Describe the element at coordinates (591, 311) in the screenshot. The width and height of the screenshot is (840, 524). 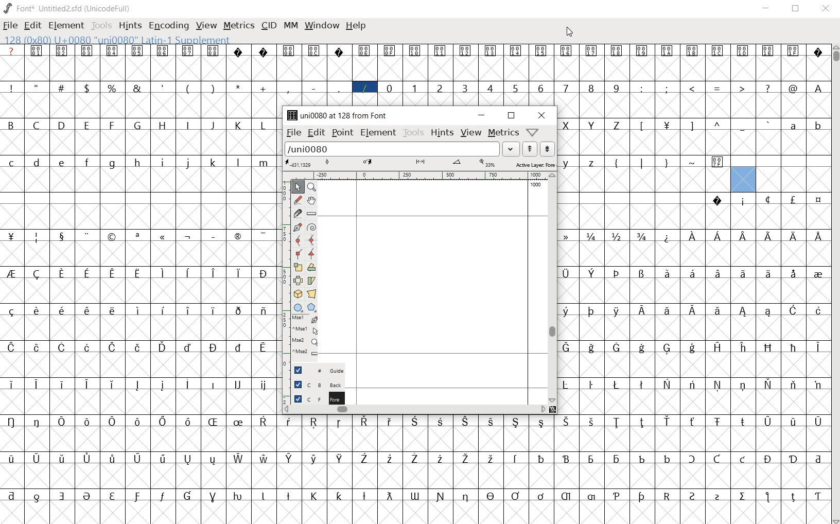
I see `glyph` at that location.